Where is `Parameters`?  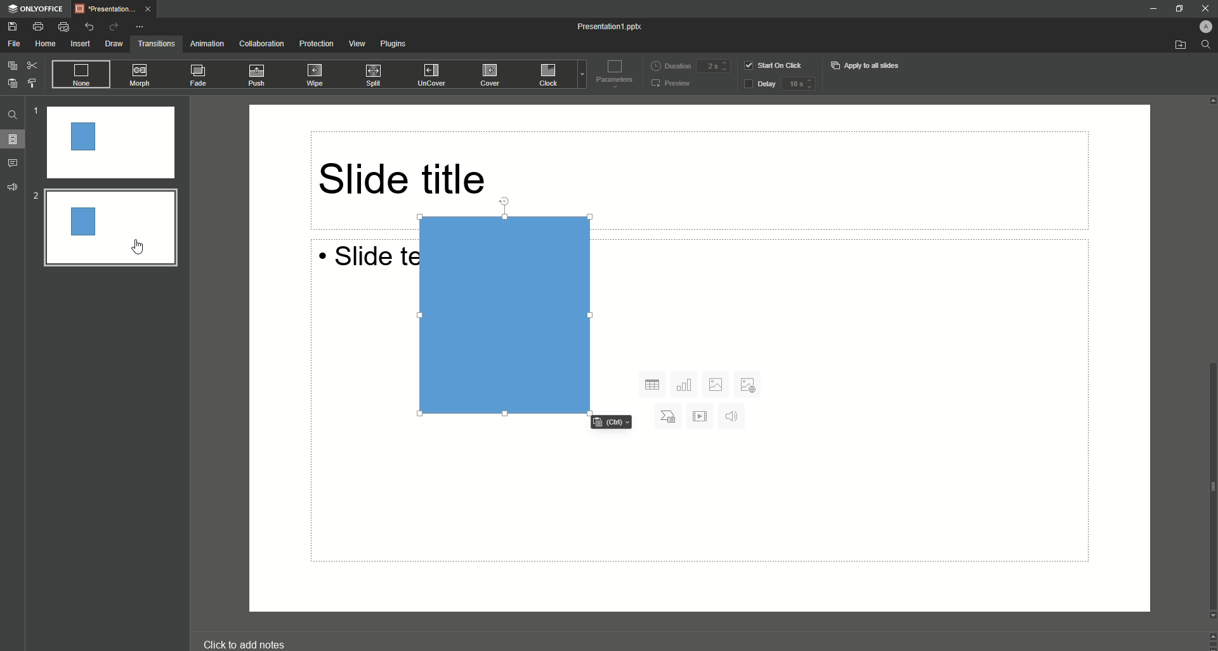 Parameters is located at coordinates (613, 76).